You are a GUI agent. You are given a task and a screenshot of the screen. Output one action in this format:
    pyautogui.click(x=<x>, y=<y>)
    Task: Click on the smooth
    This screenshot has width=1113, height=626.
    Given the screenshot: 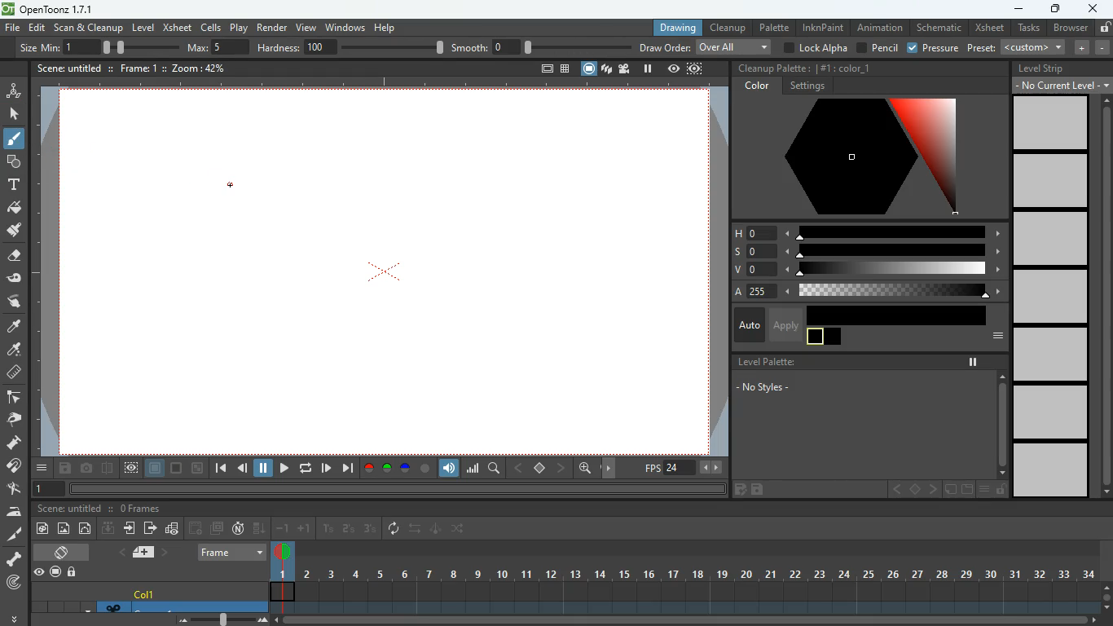 What is the action you would take?
    pyautogui.click(x=542, y=46)
    